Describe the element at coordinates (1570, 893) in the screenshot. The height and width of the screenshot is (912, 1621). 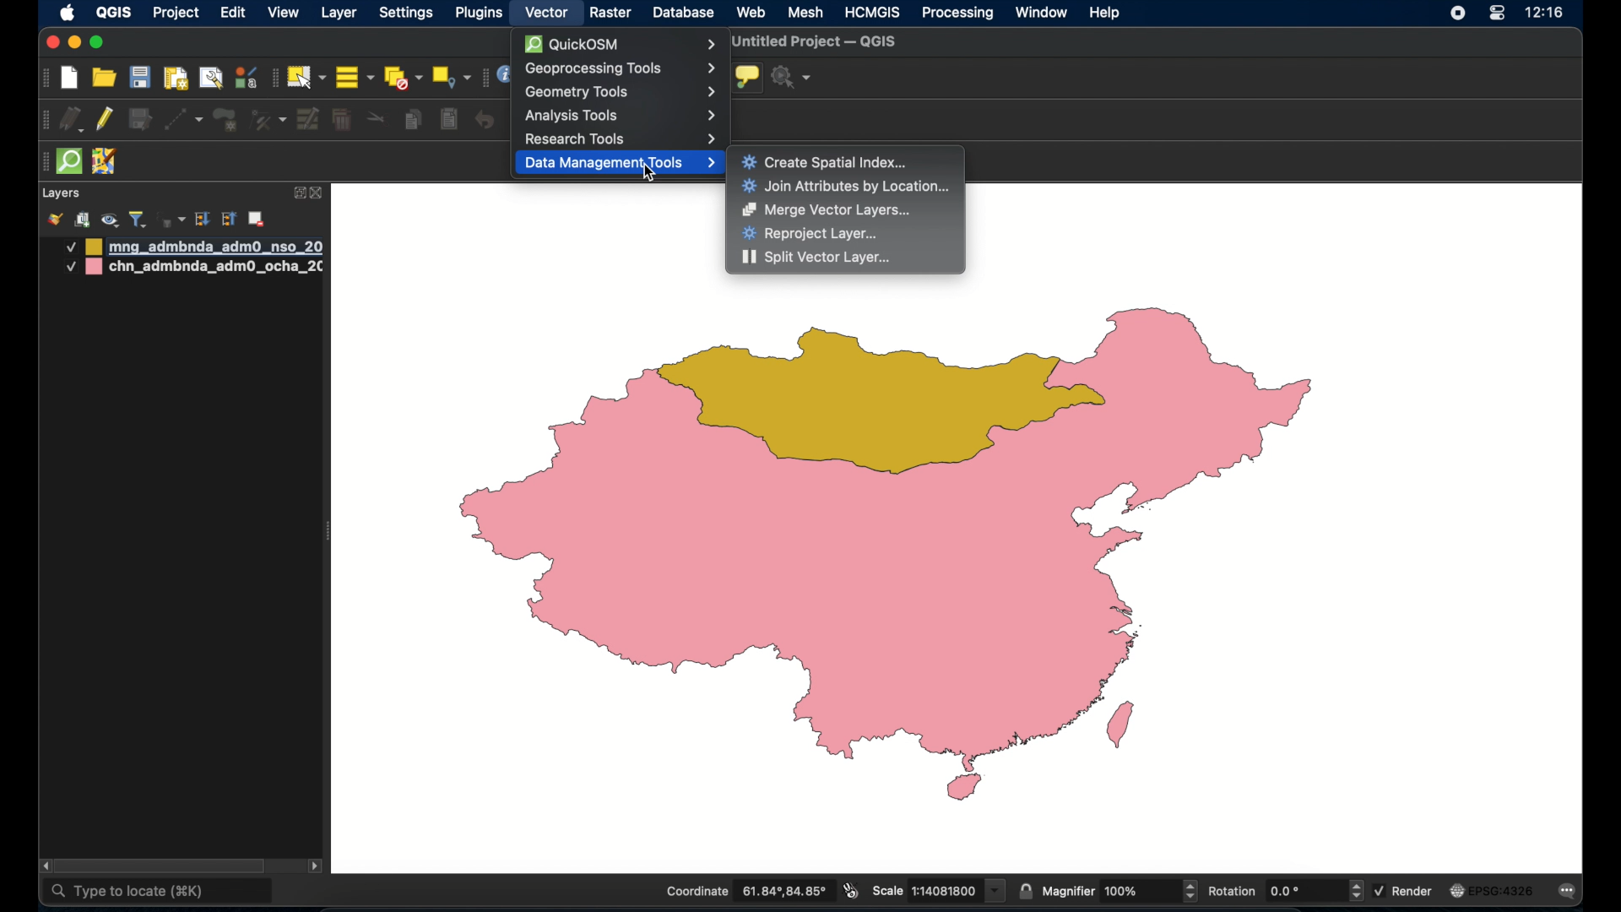
I see `messages` at that location.